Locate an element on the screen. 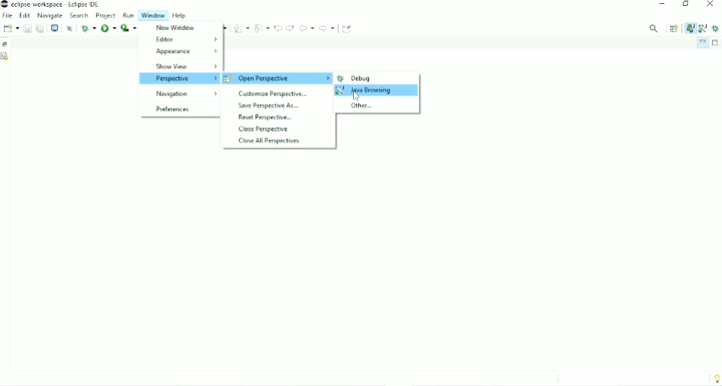  Restore is located at coordinates (6, 44).